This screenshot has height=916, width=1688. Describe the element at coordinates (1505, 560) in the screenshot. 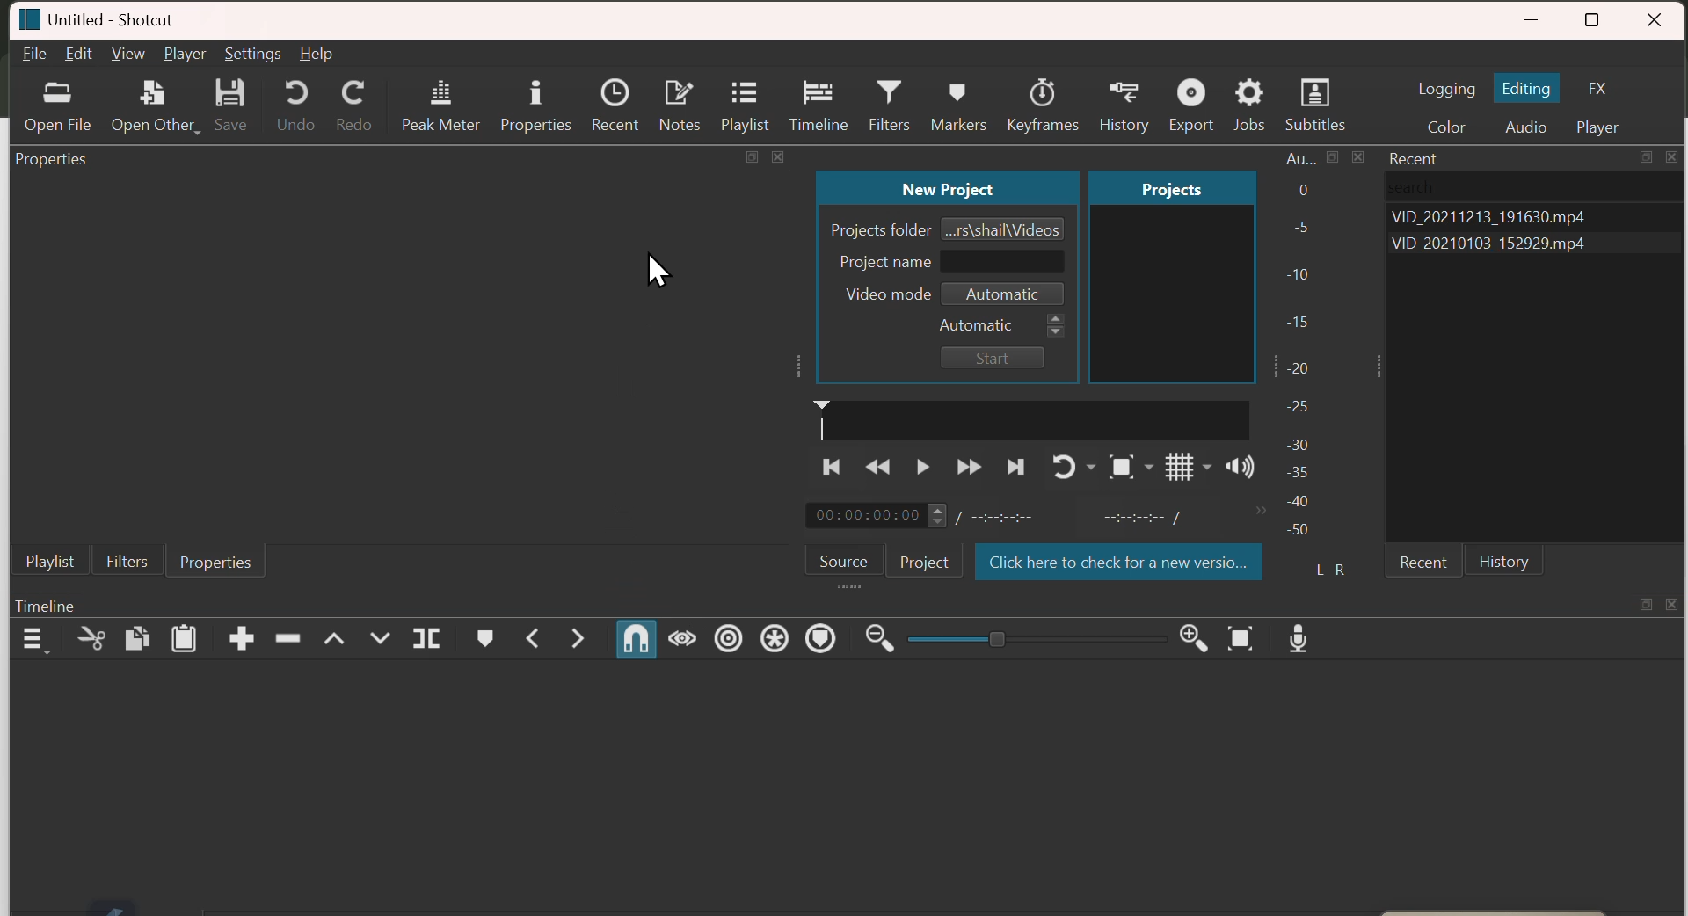

I see `History` at that location.